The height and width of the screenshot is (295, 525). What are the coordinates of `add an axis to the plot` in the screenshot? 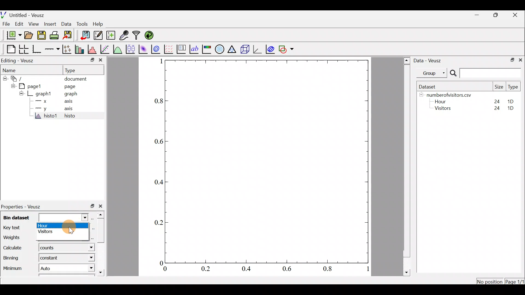 It's located at (53, 49).